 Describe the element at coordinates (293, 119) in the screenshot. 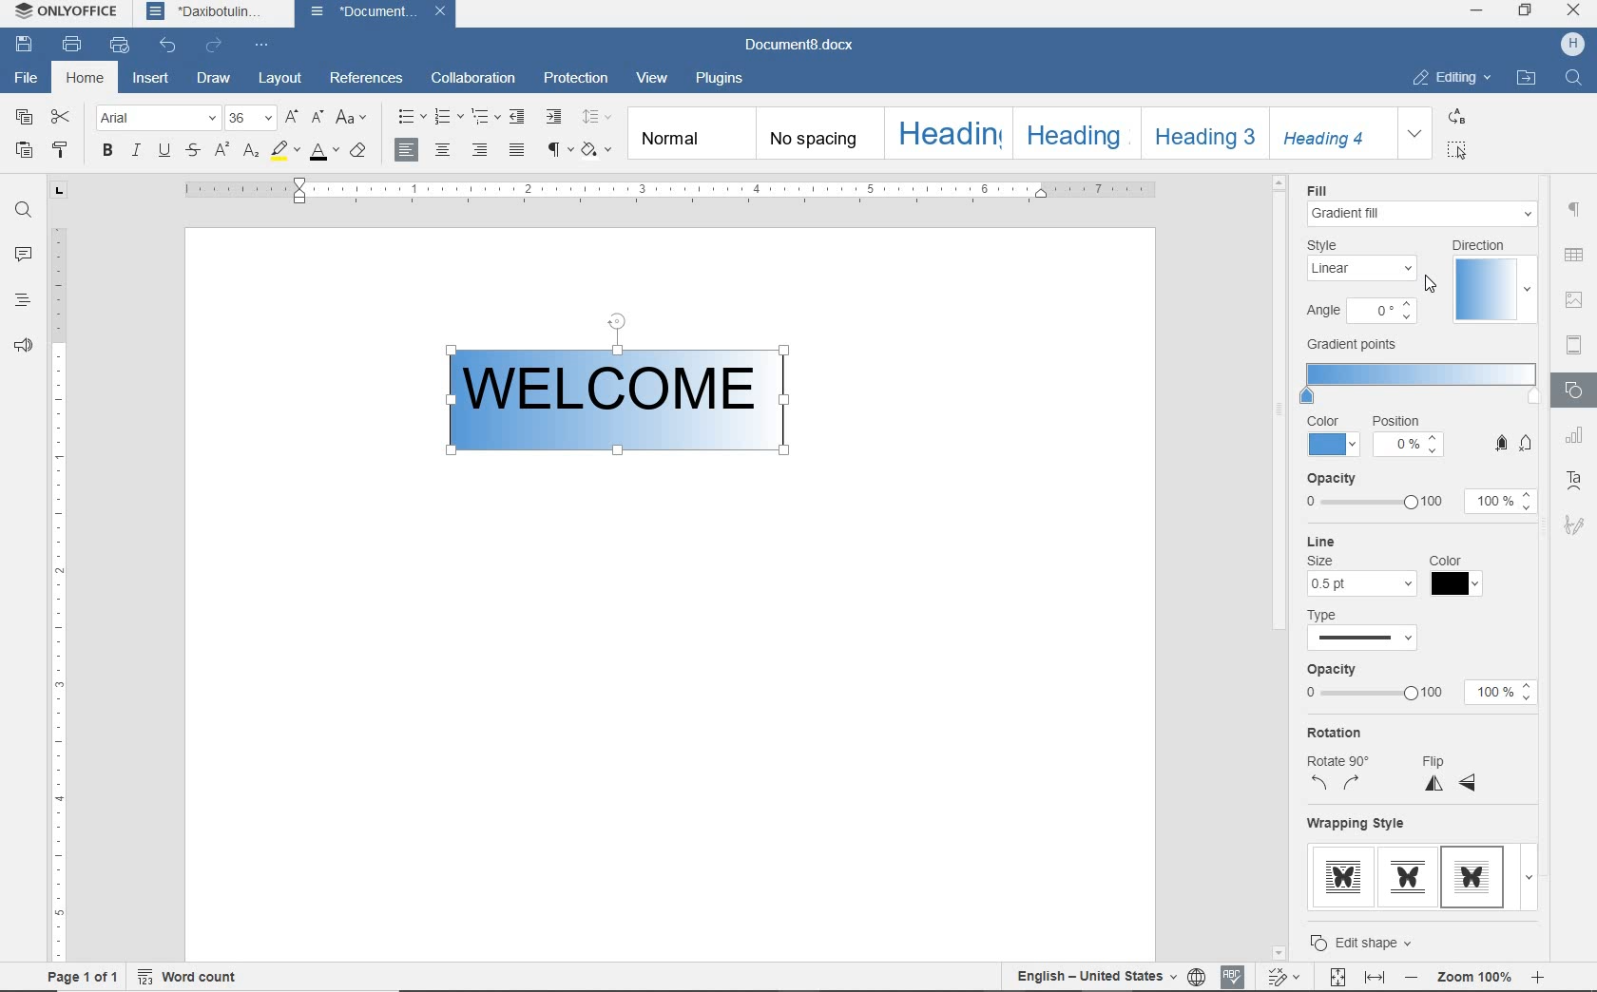

I see `INCREMENT FONT SIZE` at that location.